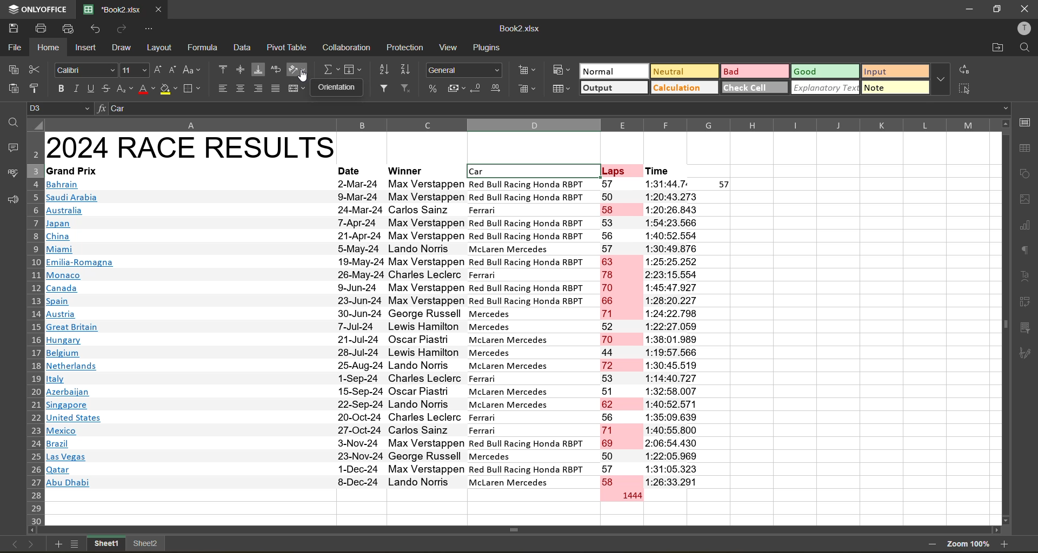 This screenshot has width=1038, height=553. Describe the element at coordinates (12, 543) in the screenshot. I see `previous` at that location.